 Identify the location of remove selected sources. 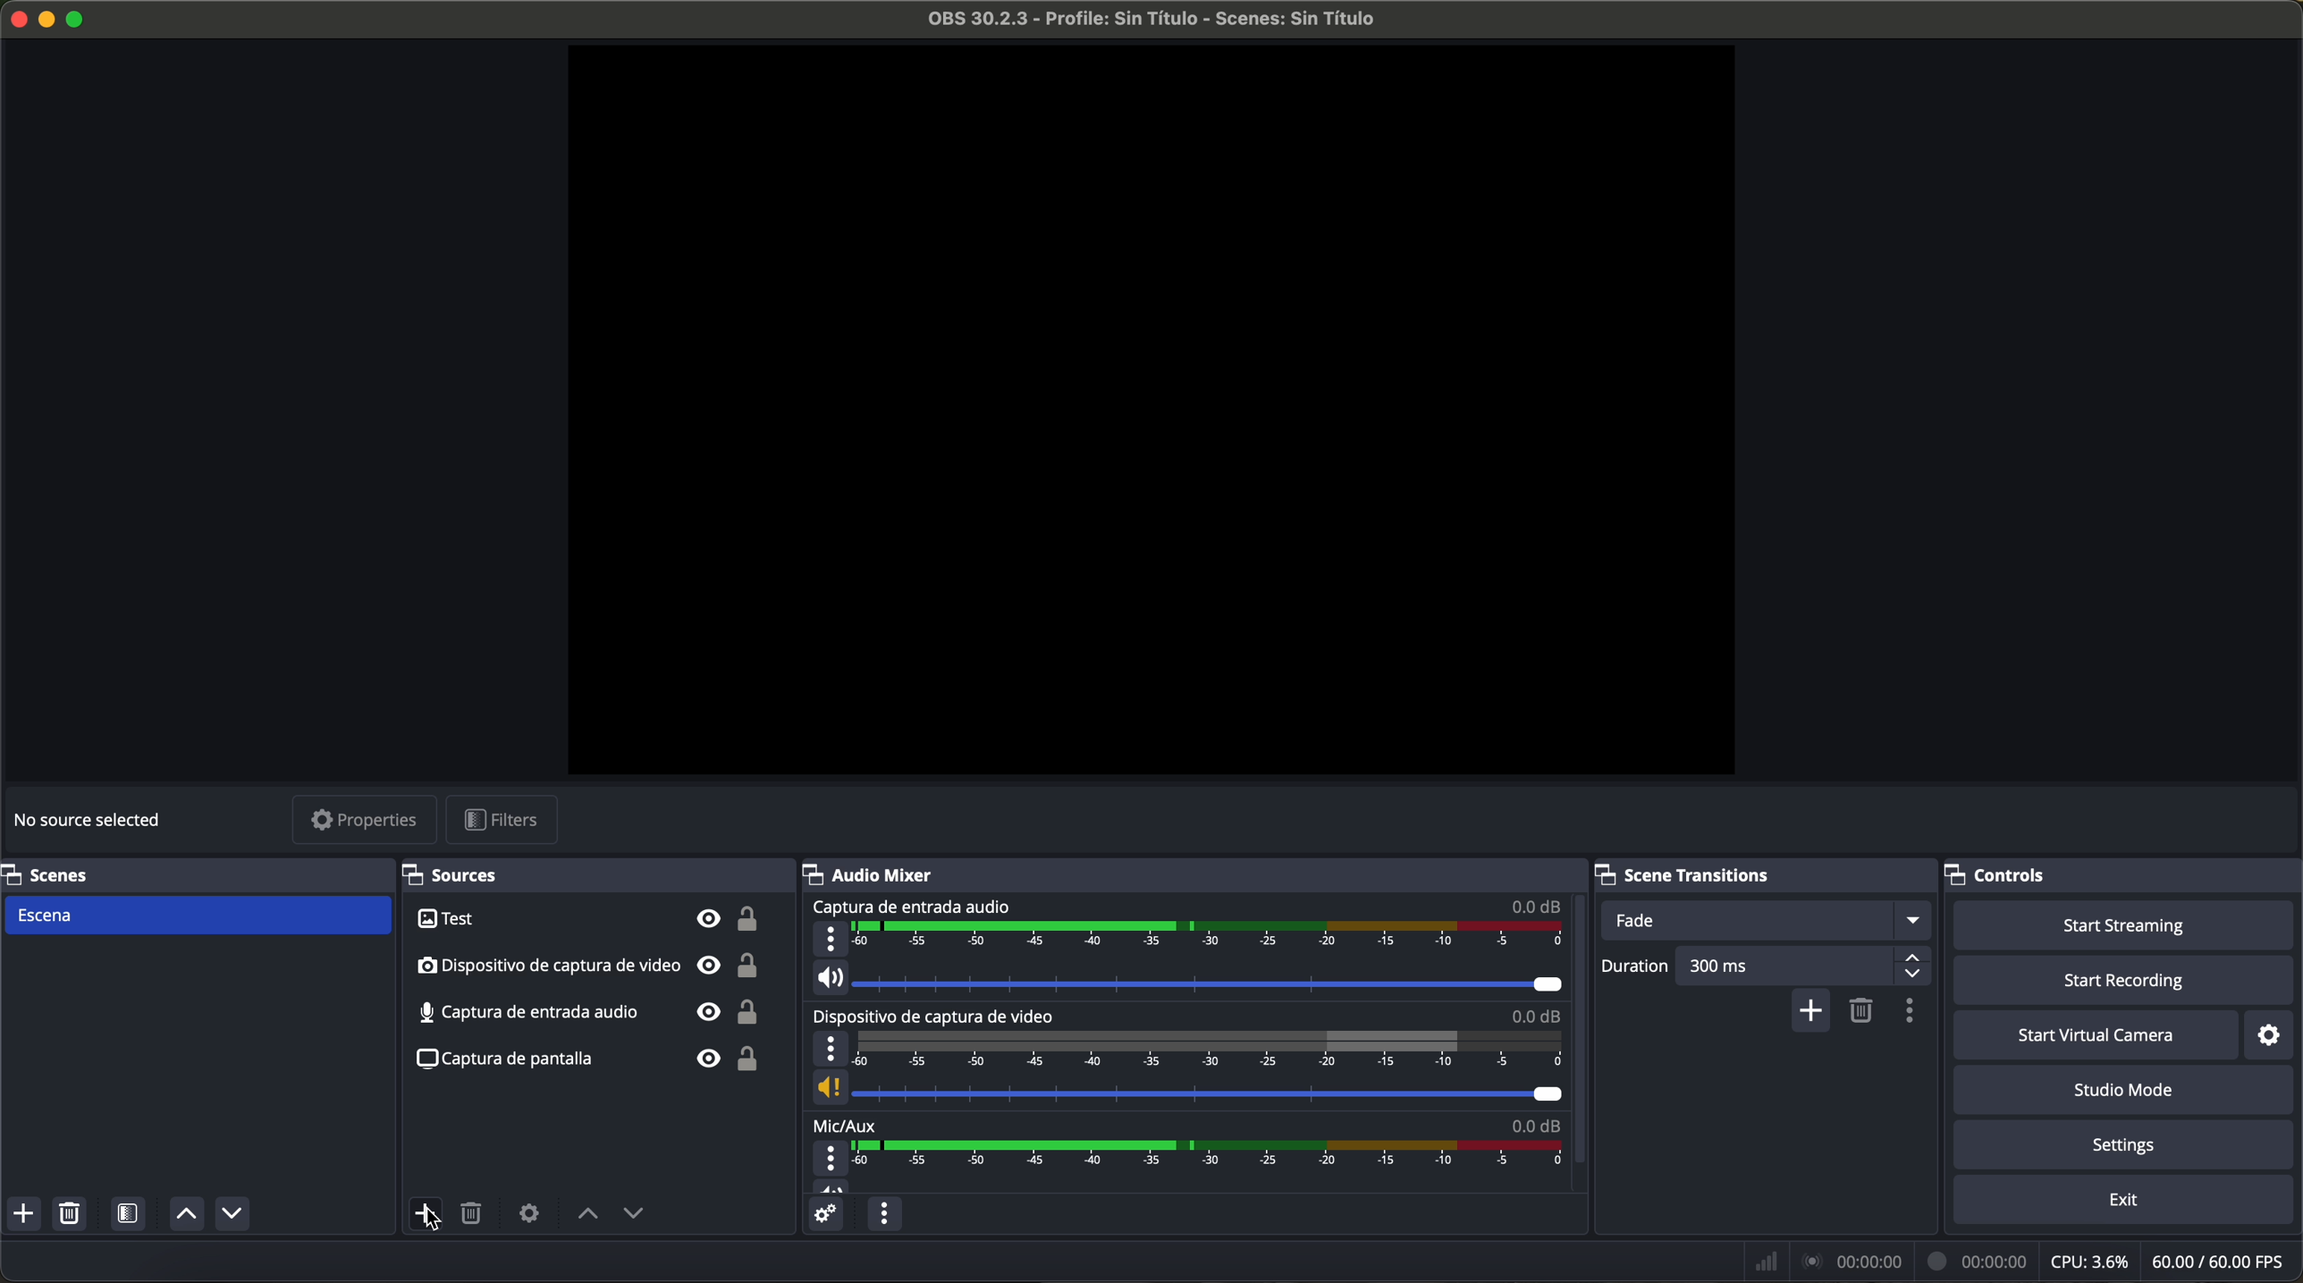
(475, 1215).